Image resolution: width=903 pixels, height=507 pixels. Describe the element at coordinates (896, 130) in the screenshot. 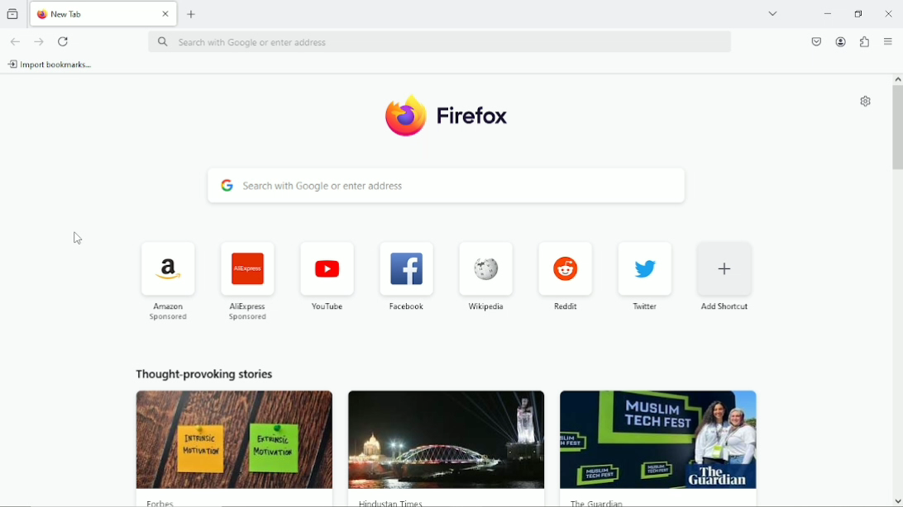

I see `Vertical scrollbar` at that location.